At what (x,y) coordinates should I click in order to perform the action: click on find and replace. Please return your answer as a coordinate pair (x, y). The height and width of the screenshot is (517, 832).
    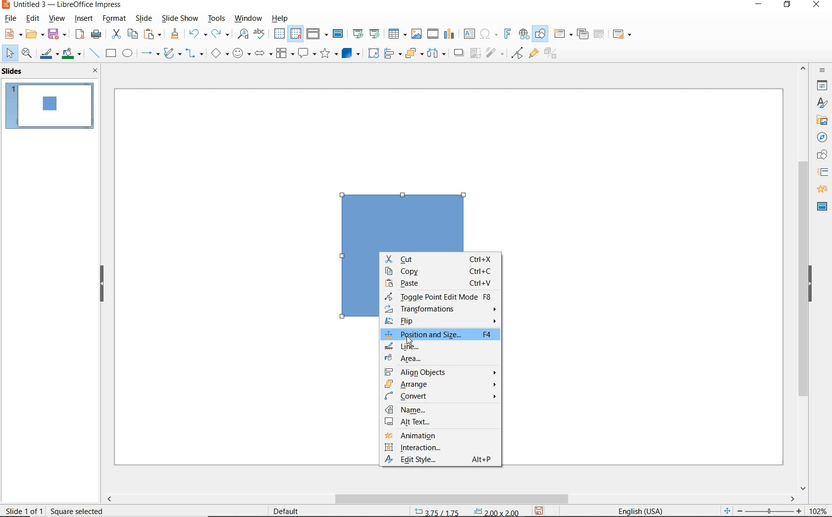
    Looking at the image, I should click on (241, 36).